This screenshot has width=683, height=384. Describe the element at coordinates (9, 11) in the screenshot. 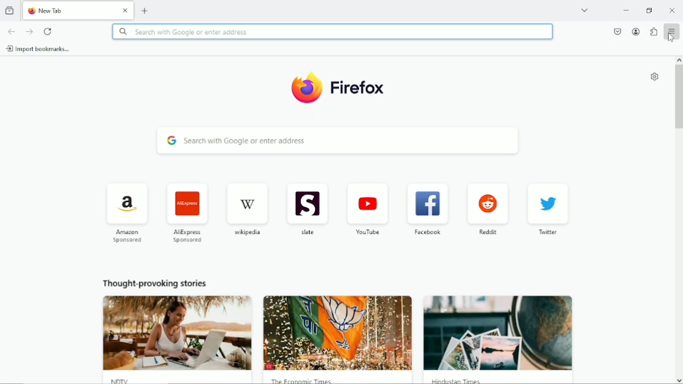

I see `view recent browsing` at that location.